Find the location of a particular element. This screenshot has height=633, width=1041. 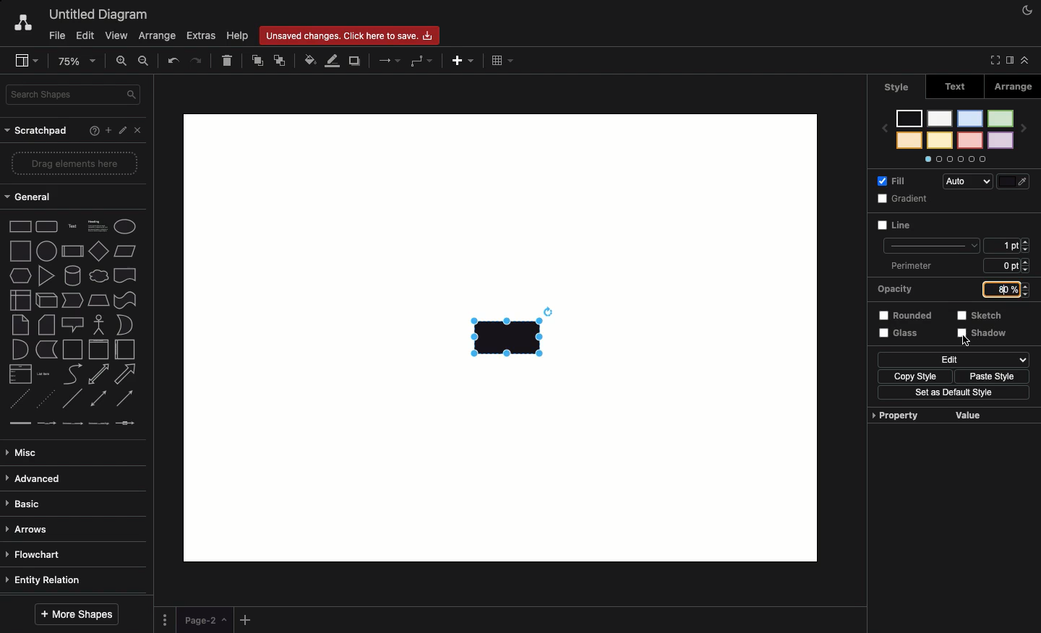

Add is located at coordinates (107, 130).